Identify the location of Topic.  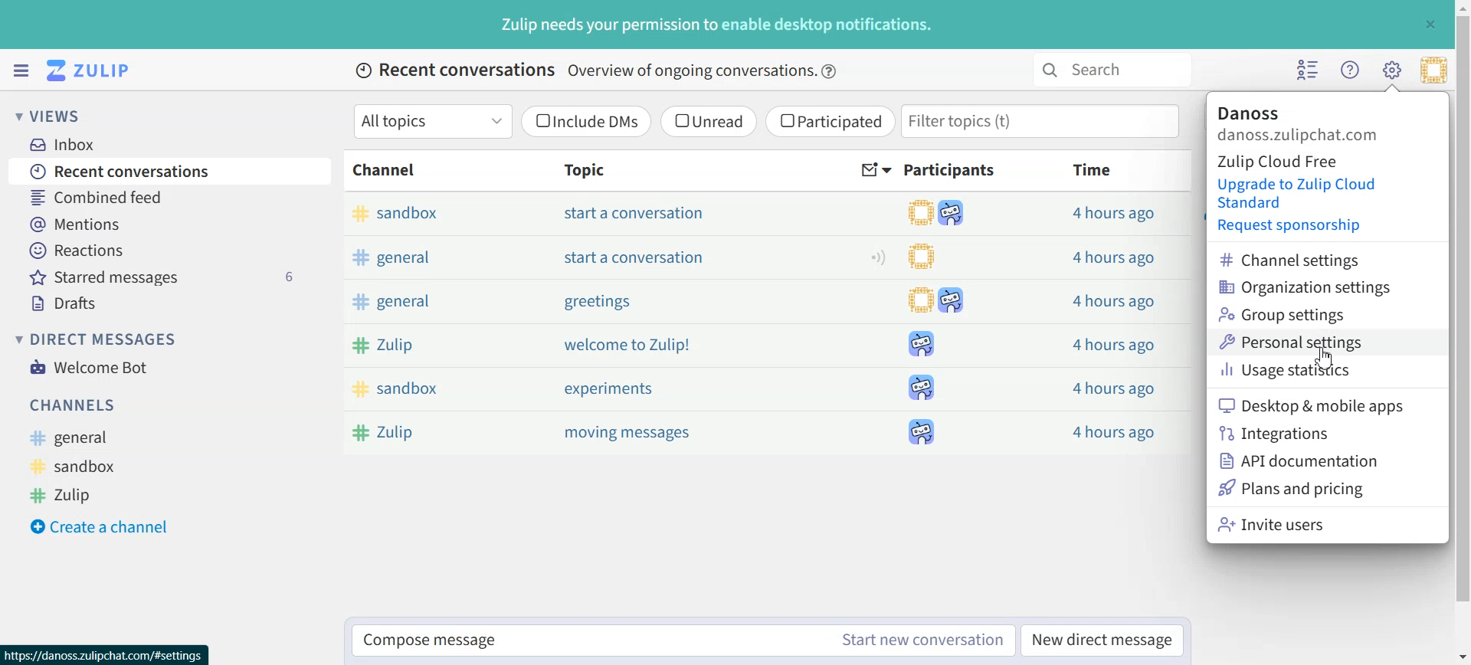
(580, 169).